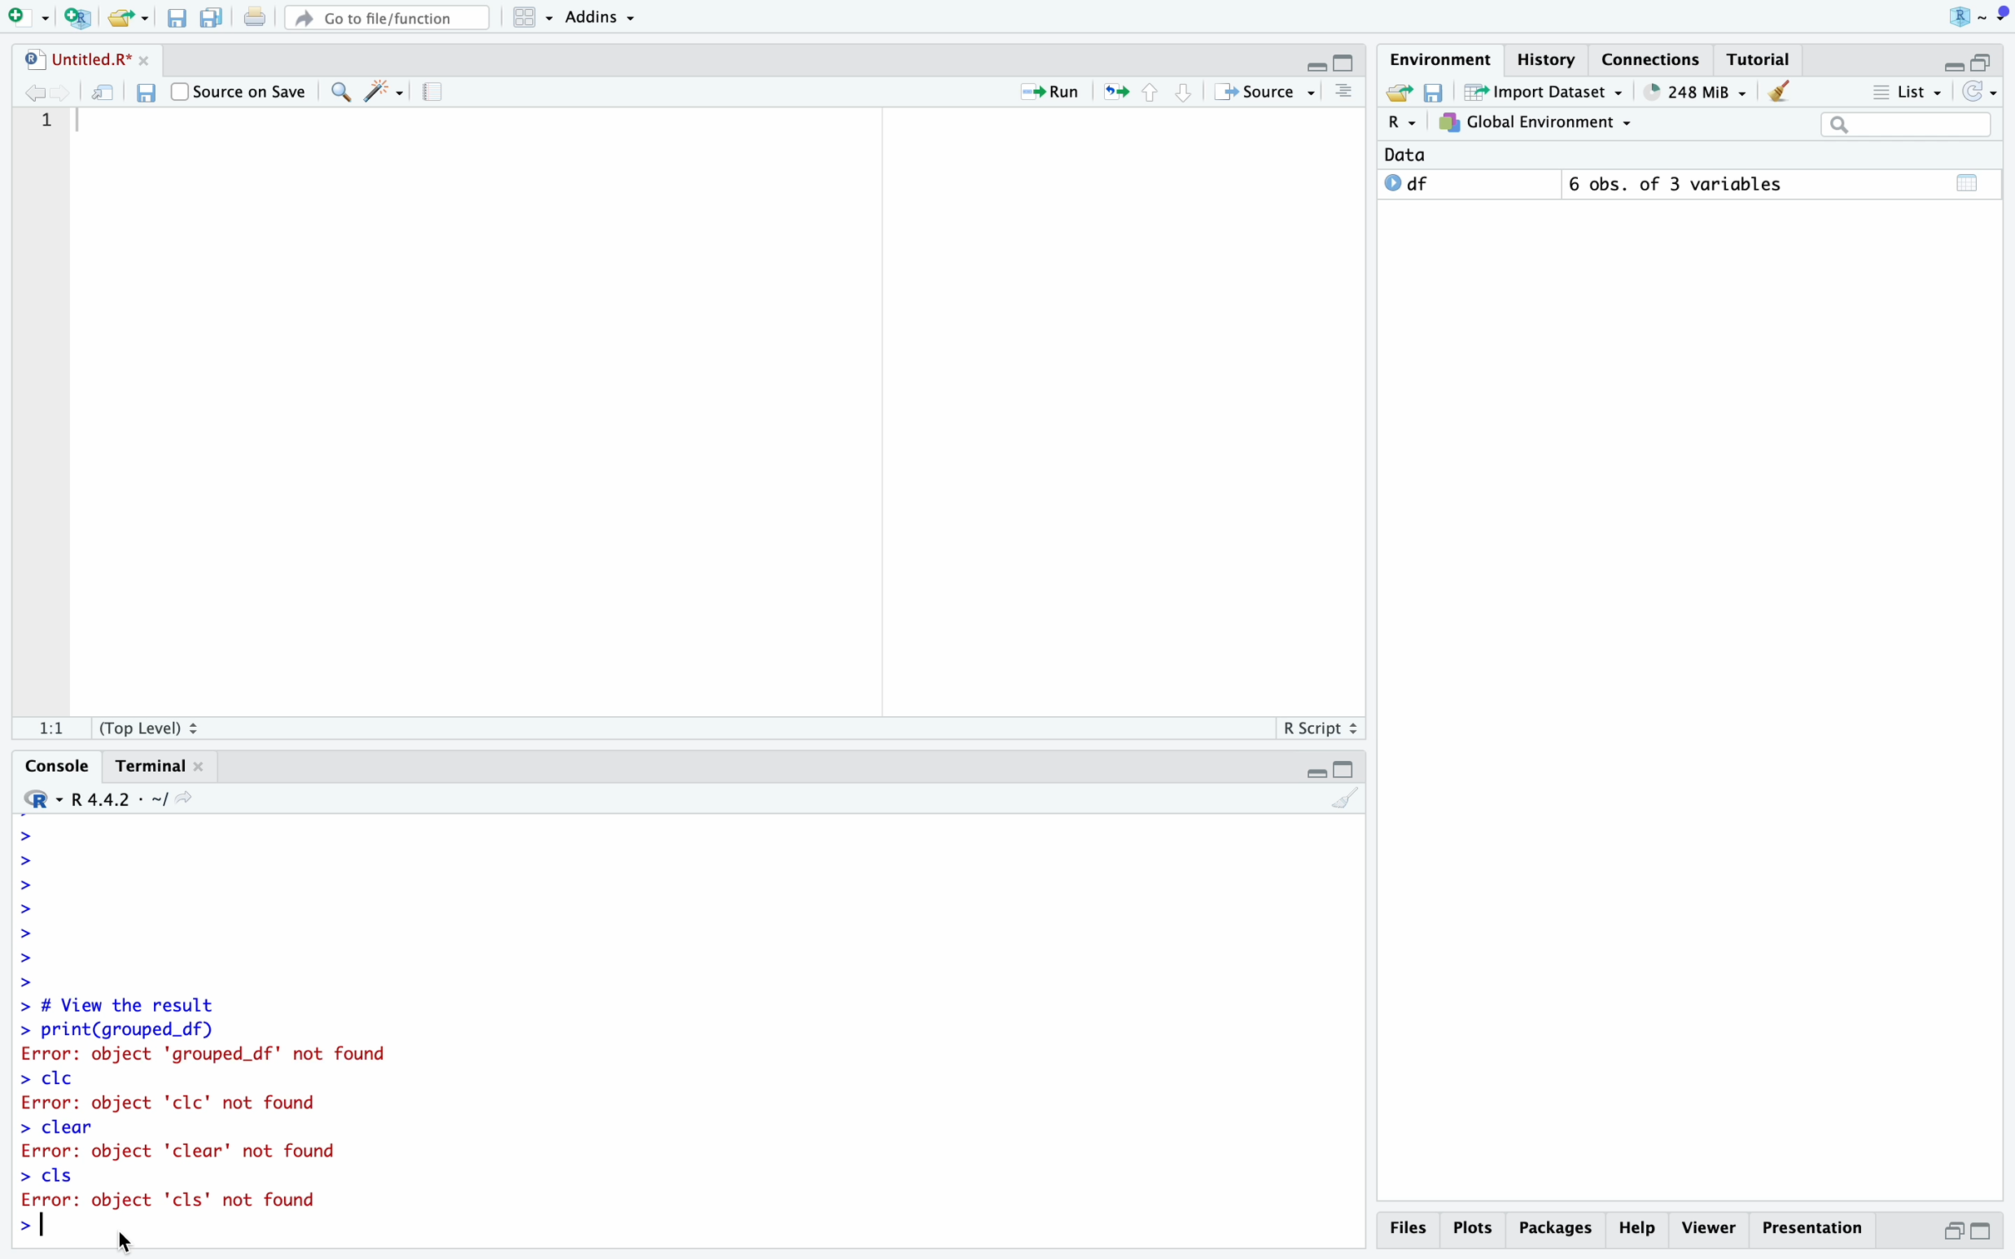 The height and width of the screenshot is (1259, 2015). Describe the element at coordinates (1813, 1228) in the screenshot. I see `Presentation` at that location.